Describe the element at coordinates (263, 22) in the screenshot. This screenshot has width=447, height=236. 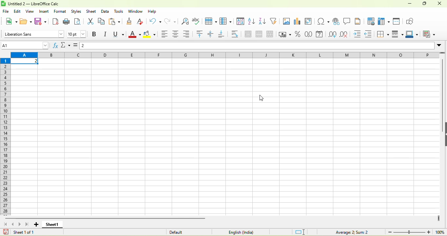
I see `sort descending` at that location.